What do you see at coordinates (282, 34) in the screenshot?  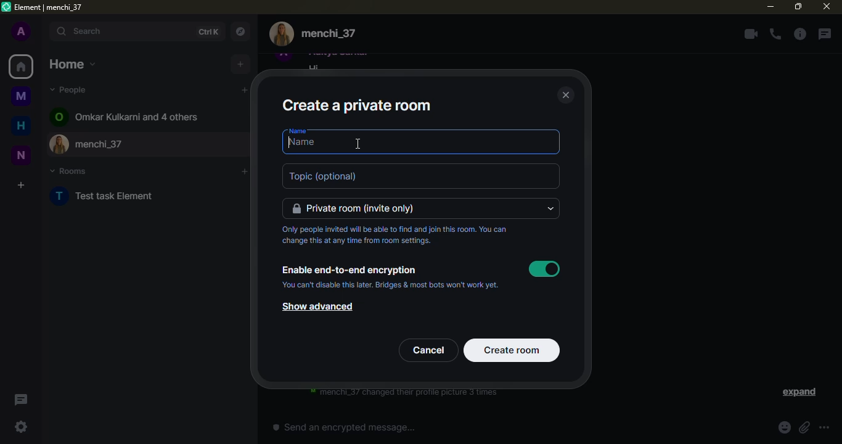 I see `Current profile picture` at bounding box center [282, 34].